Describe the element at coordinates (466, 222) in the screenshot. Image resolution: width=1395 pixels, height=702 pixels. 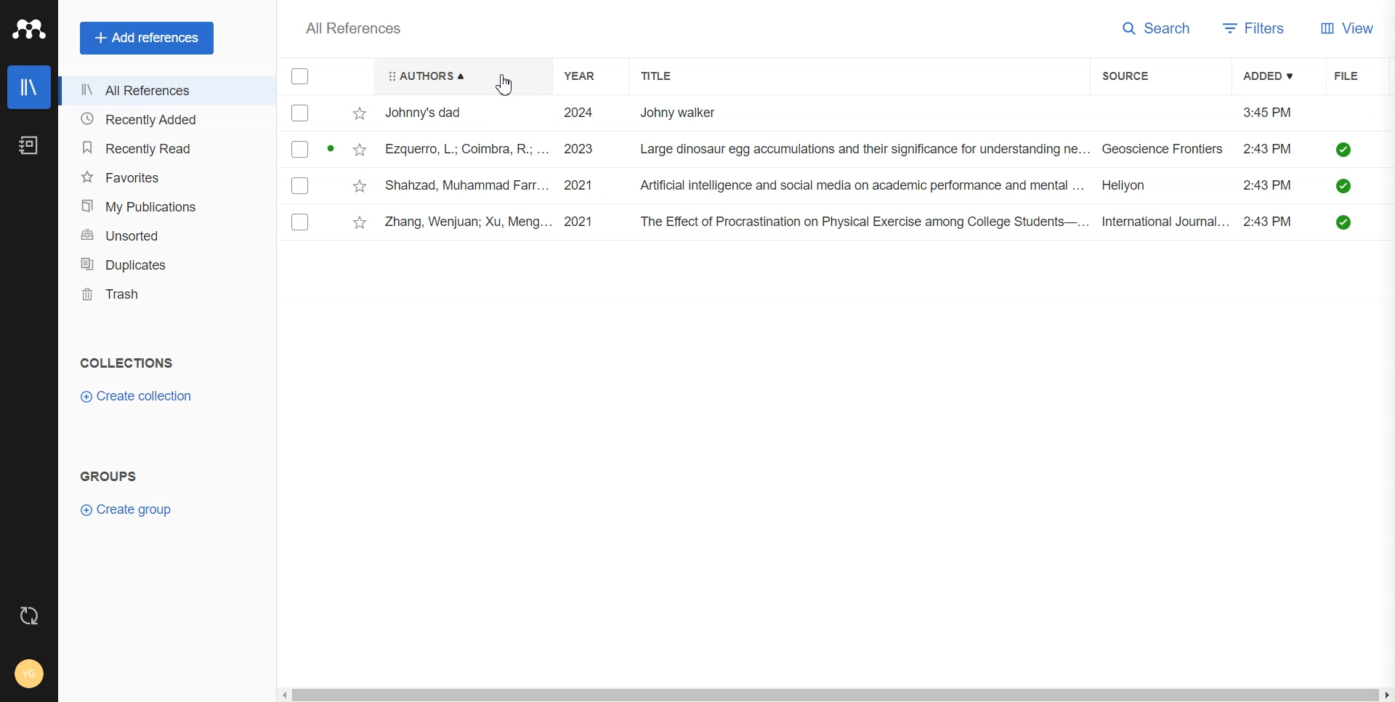
I see `Zhang, Wenjuan` at that location.